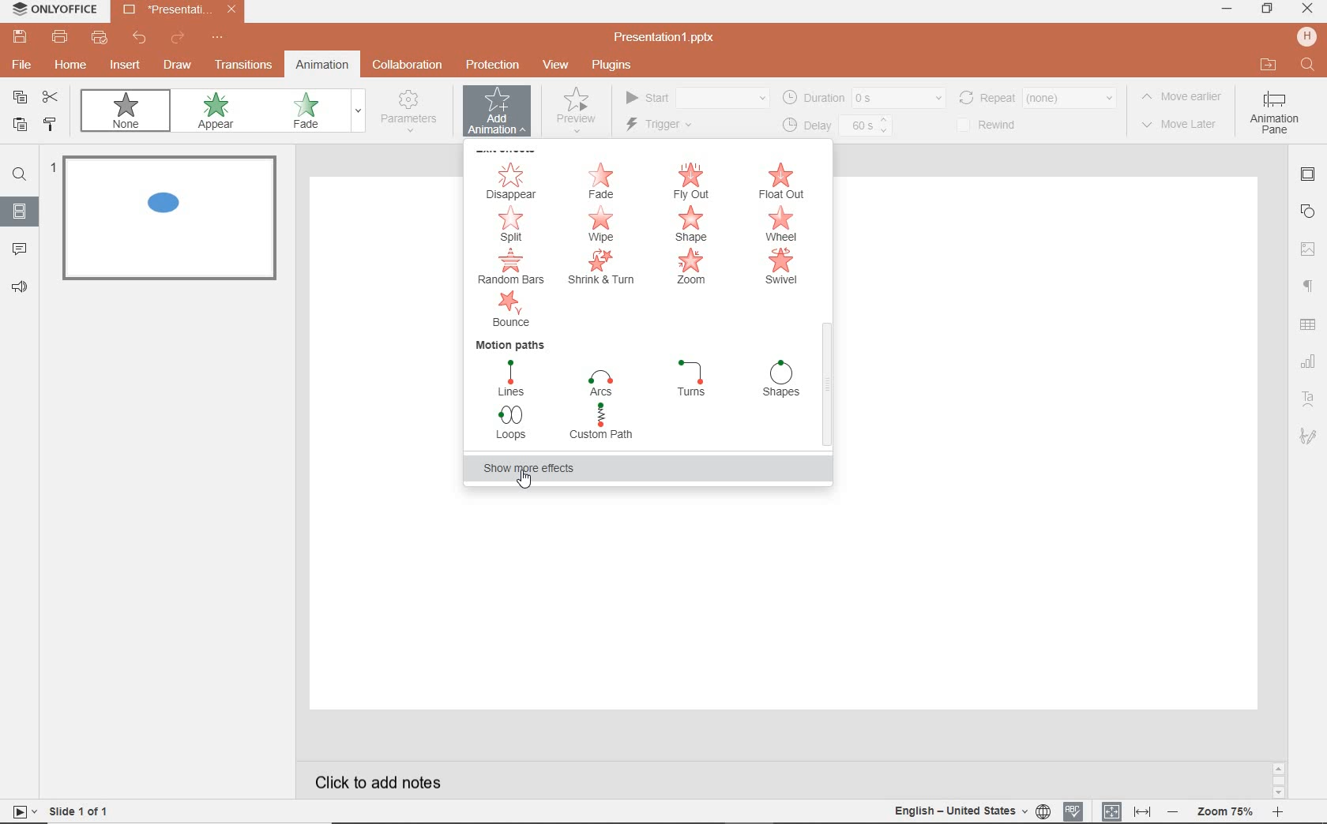  What do you see at coordinates (836, 126) in the screenshot?
I see `delay` at bounding box center [836, 126].